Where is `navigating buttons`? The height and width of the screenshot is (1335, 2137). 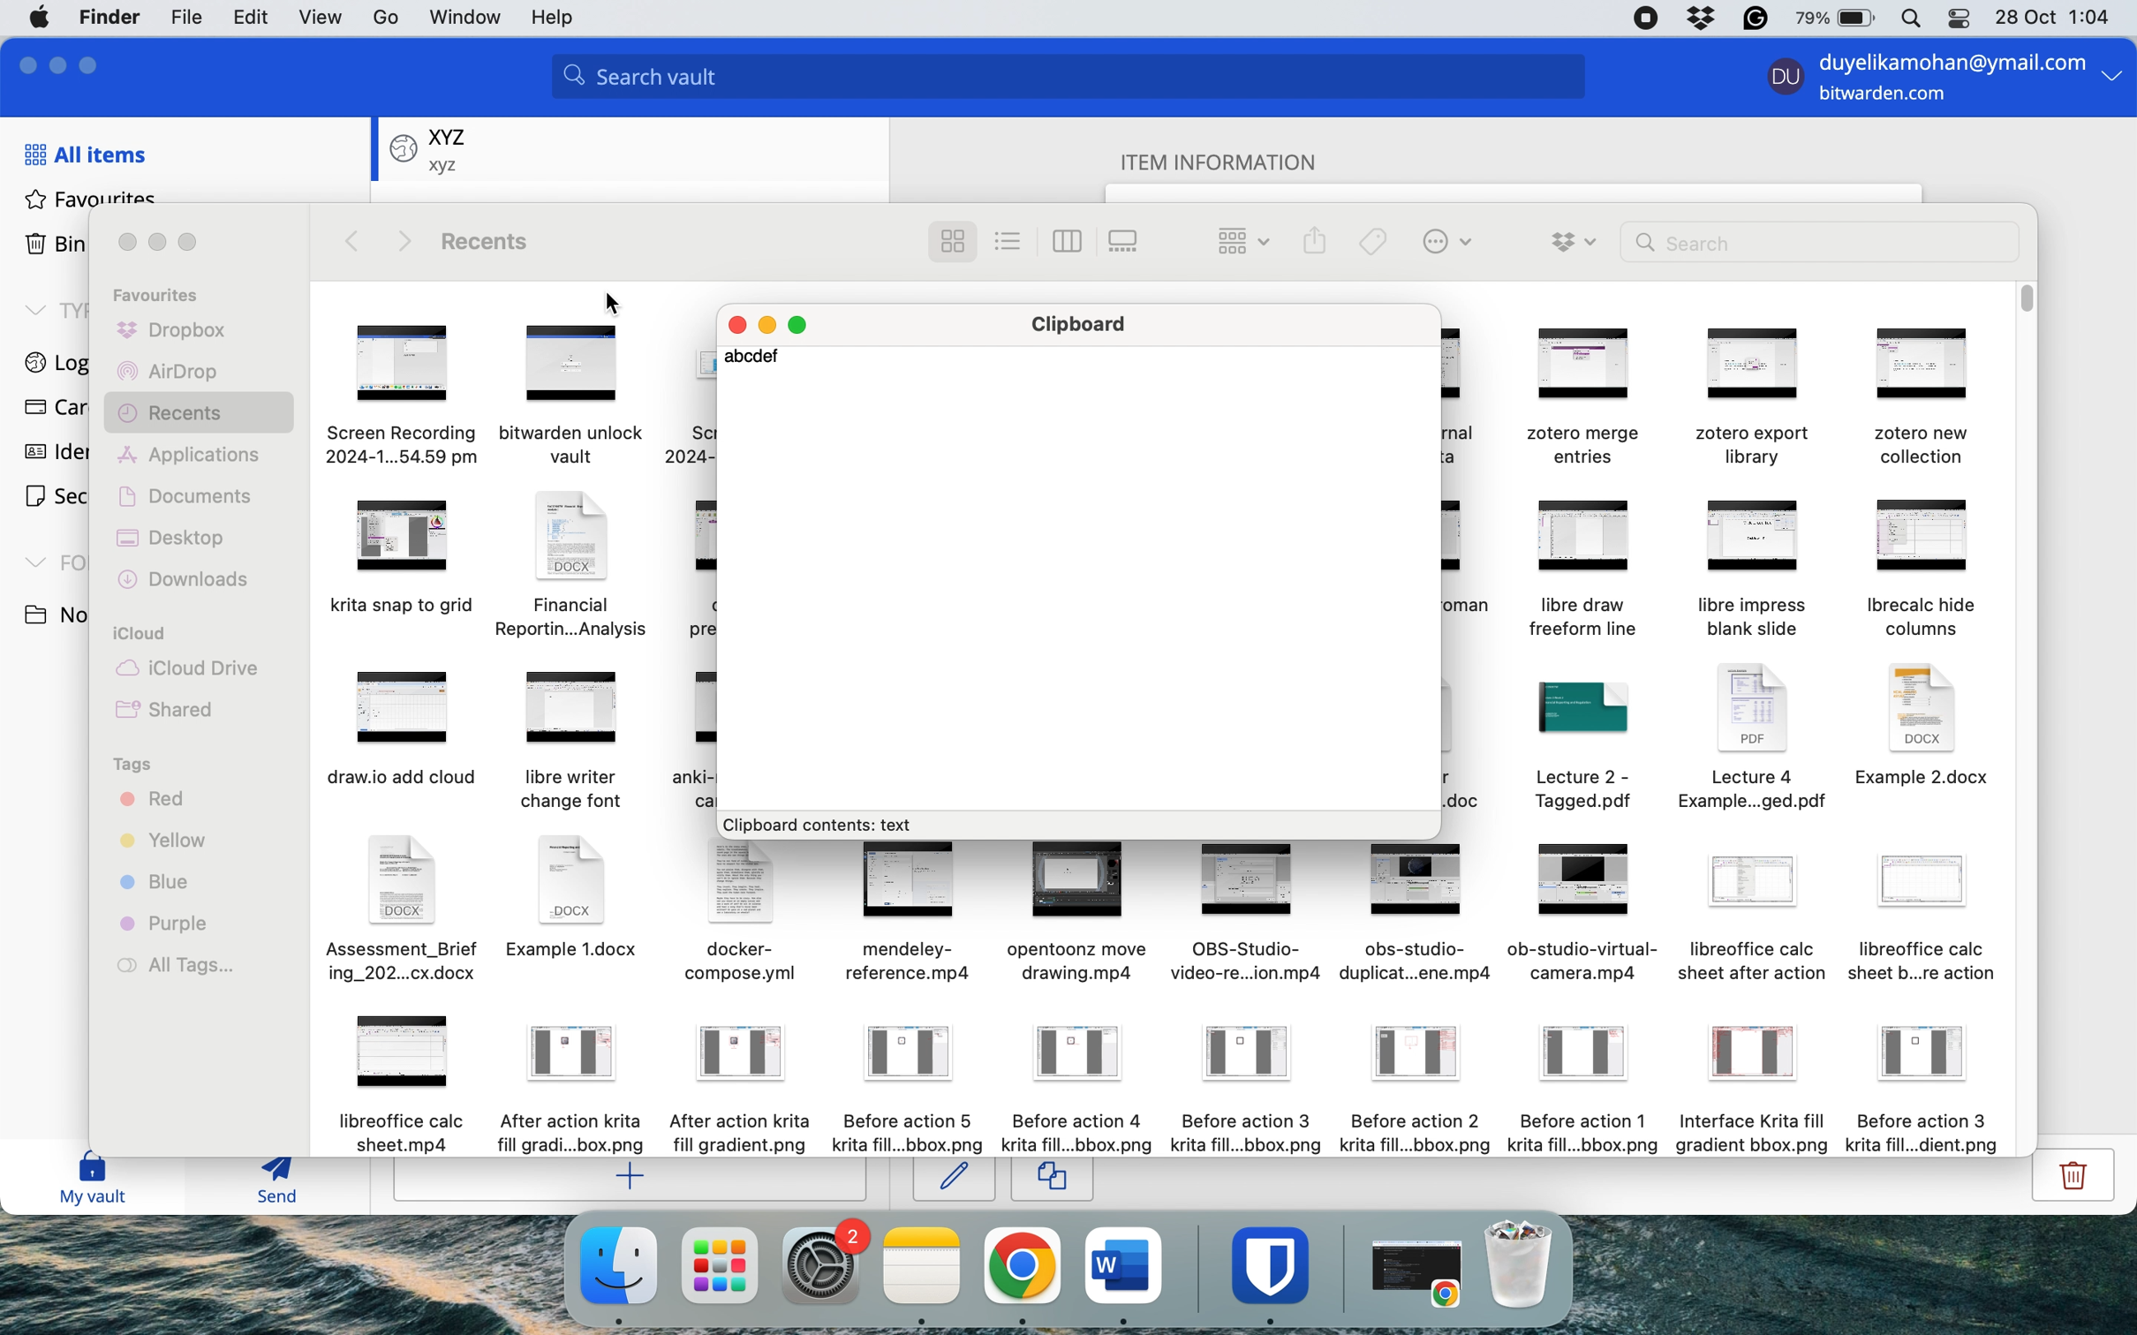
navigating buttons is located at coordinates (381, 241).